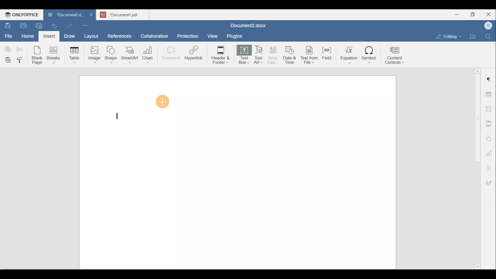 The image size is (496, 279). What do you see at coordinates (219, 55) in the screenshot?
I see `Header & footer` at bounding box center [219, 55].